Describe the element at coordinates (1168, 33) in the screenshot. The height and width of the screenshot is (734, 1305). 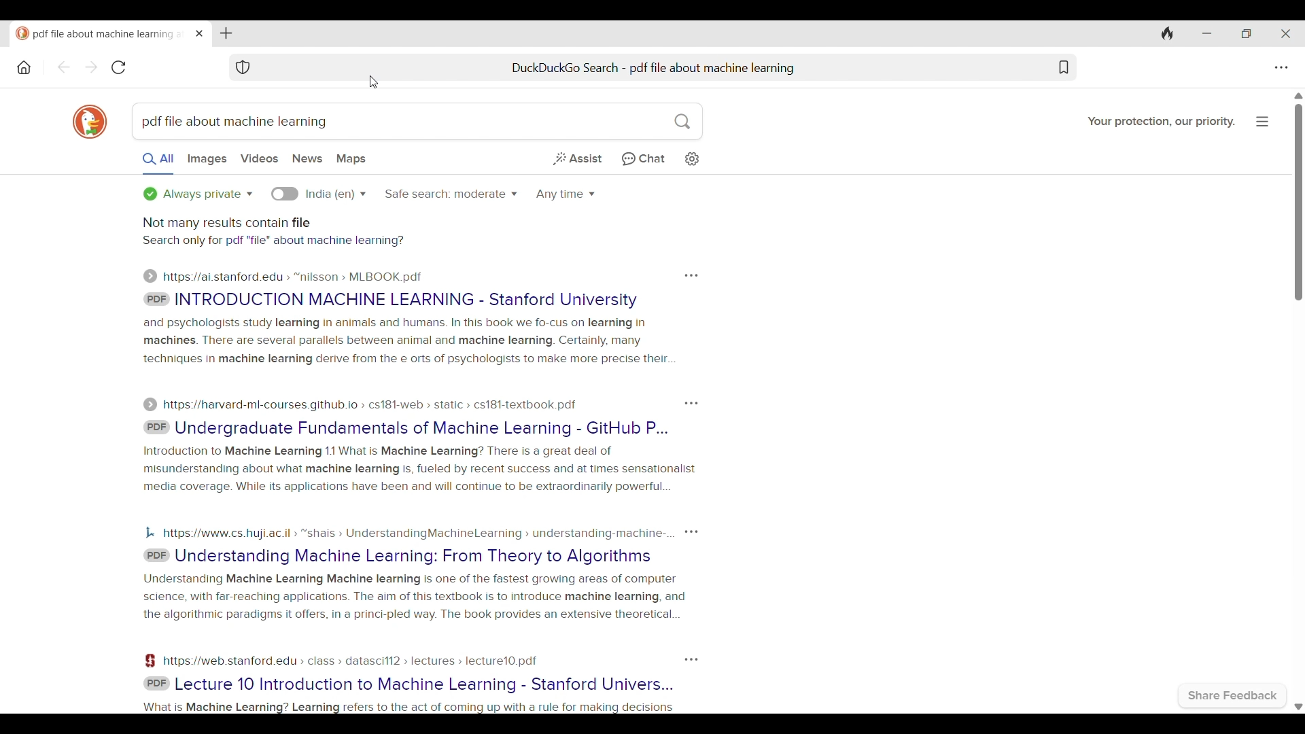
I see `Clear browsing history` at that location.